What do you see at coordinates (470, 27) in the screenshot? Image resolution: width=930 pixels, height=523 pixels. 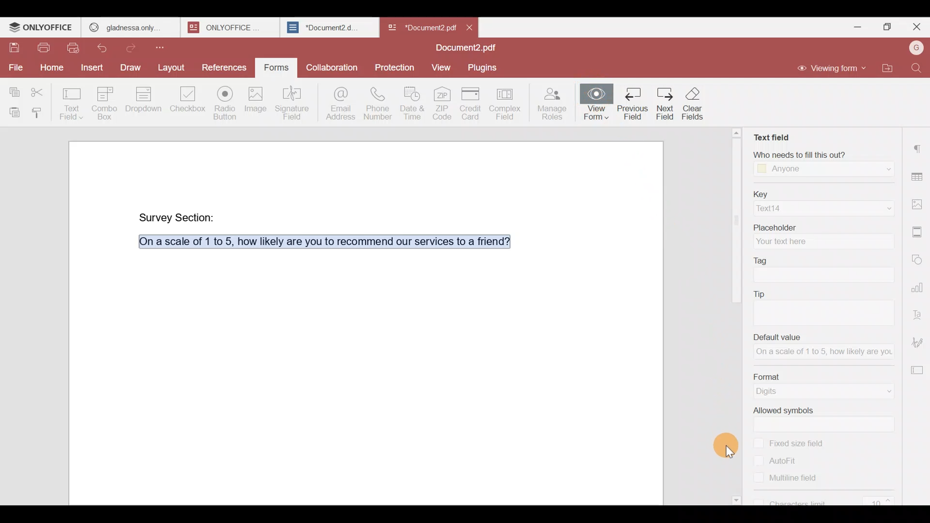 I see `Close` at bounding box center [470, 27].